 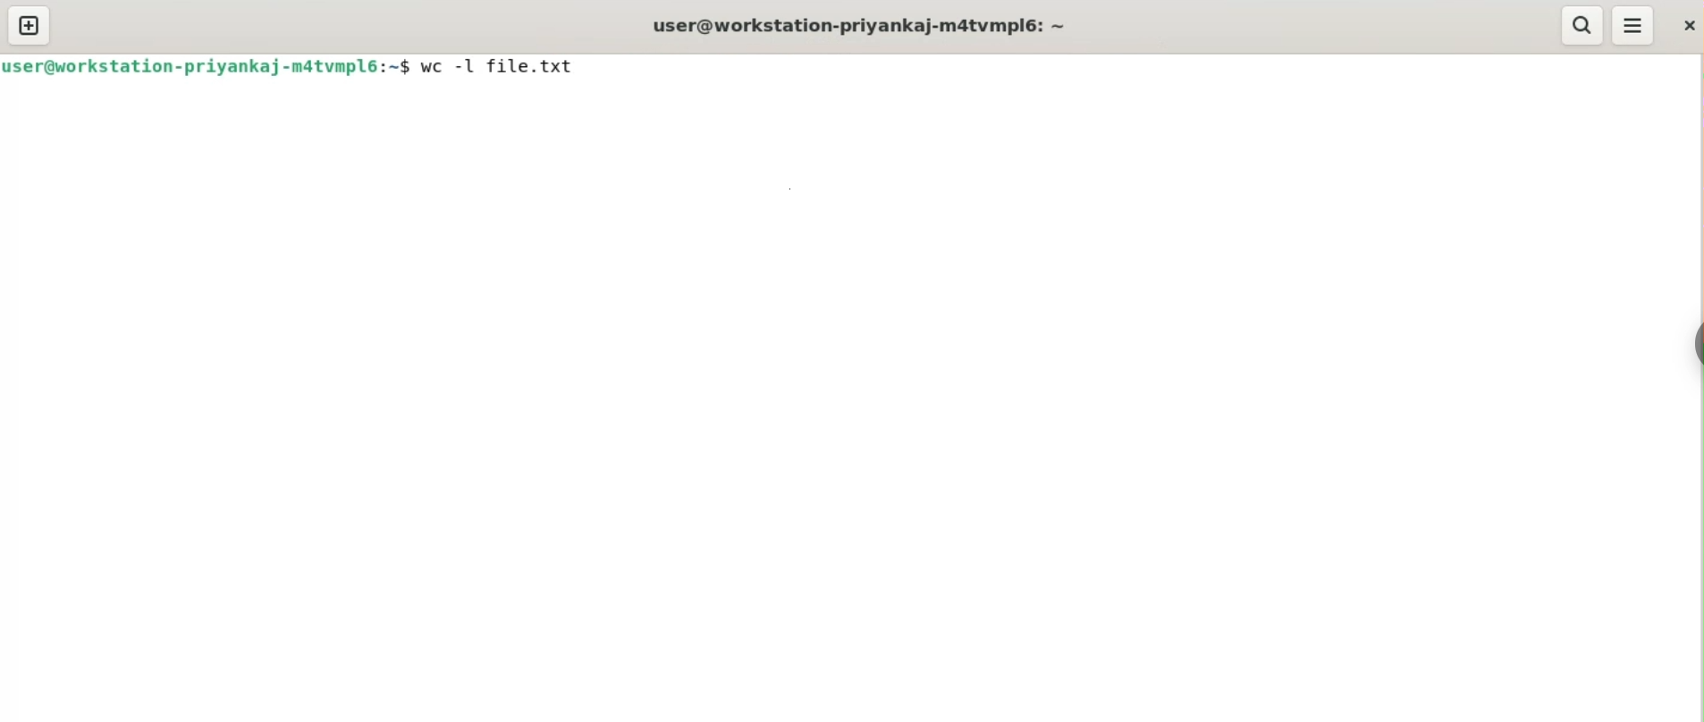 I want to click on new tab, so click(x=30, y=25).